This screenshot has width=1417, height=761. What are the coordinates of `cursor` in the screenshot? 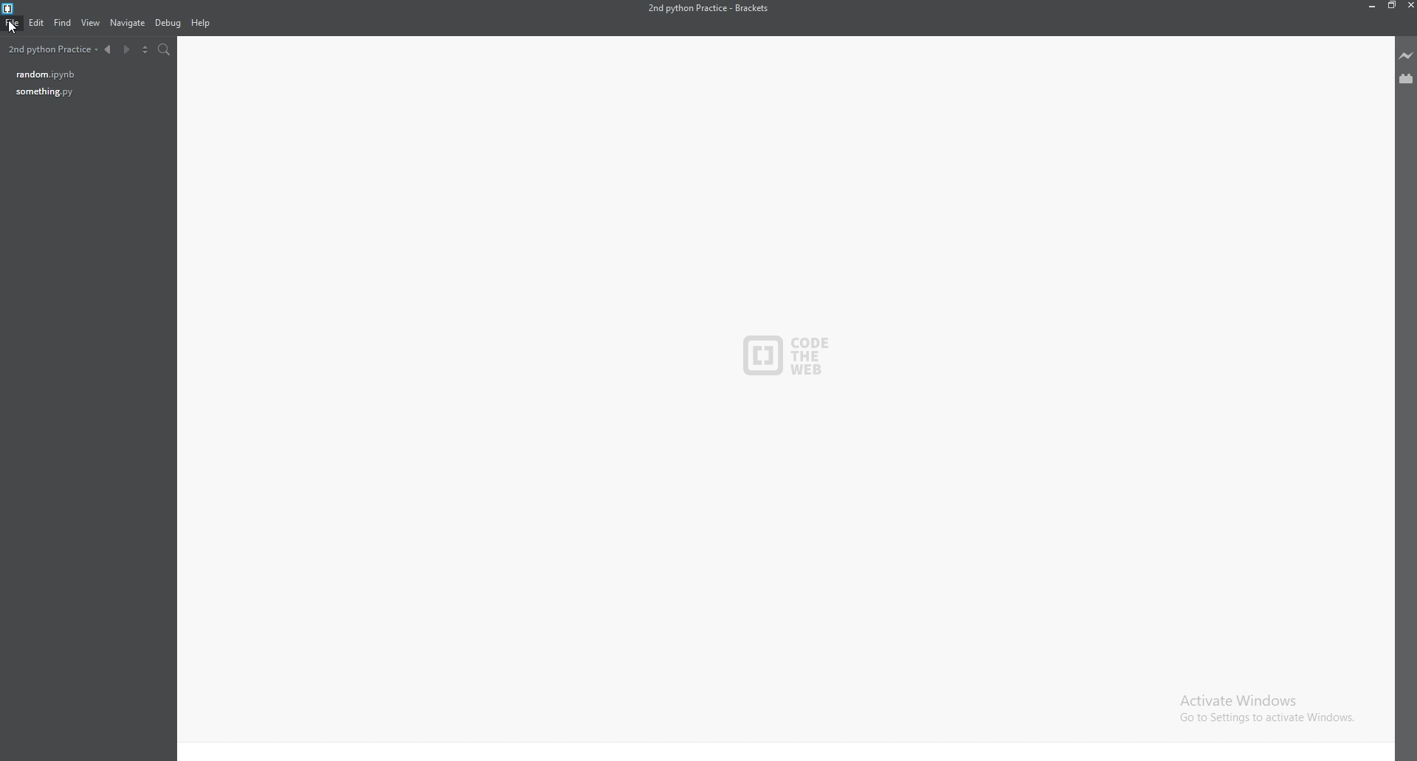 It's located at (13, 28).